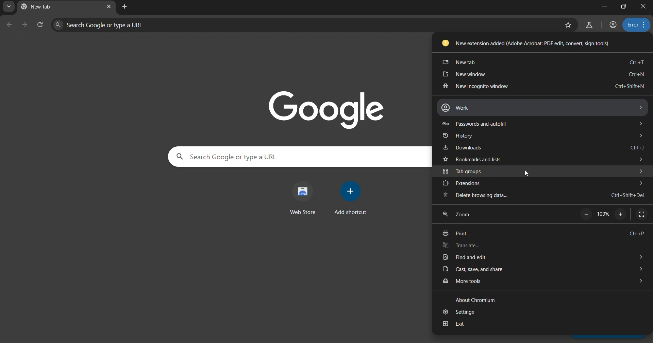 This screenshot has width=653, height=343. I want to click on close tab, so click(108, 7).